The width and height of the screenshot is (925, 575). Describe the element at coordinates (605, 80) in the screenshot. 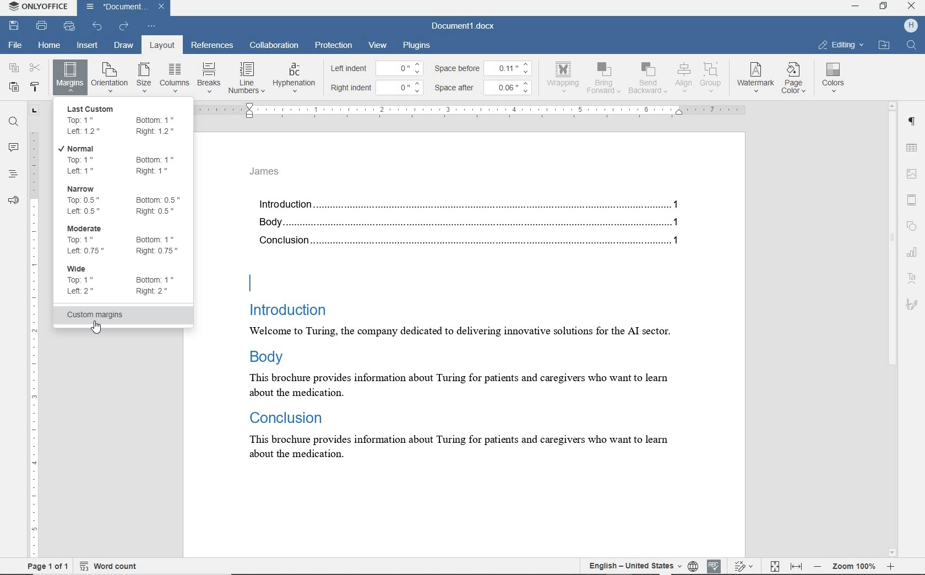

I see `bring forward` at that location.